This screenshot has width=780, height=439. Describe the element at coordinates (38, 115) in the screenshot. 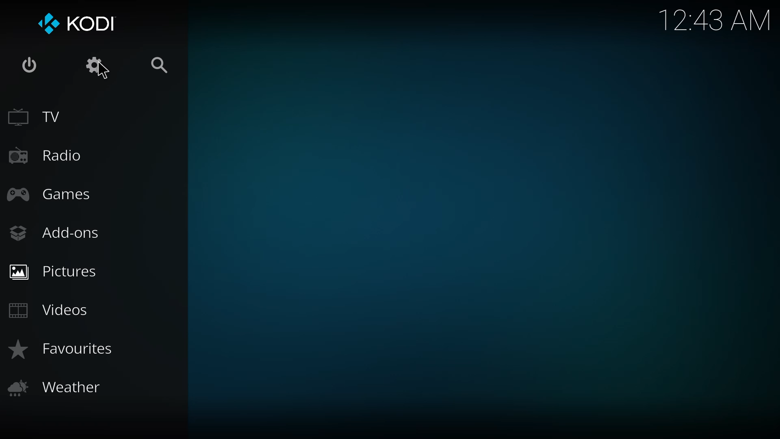

I see `tv` at that location.